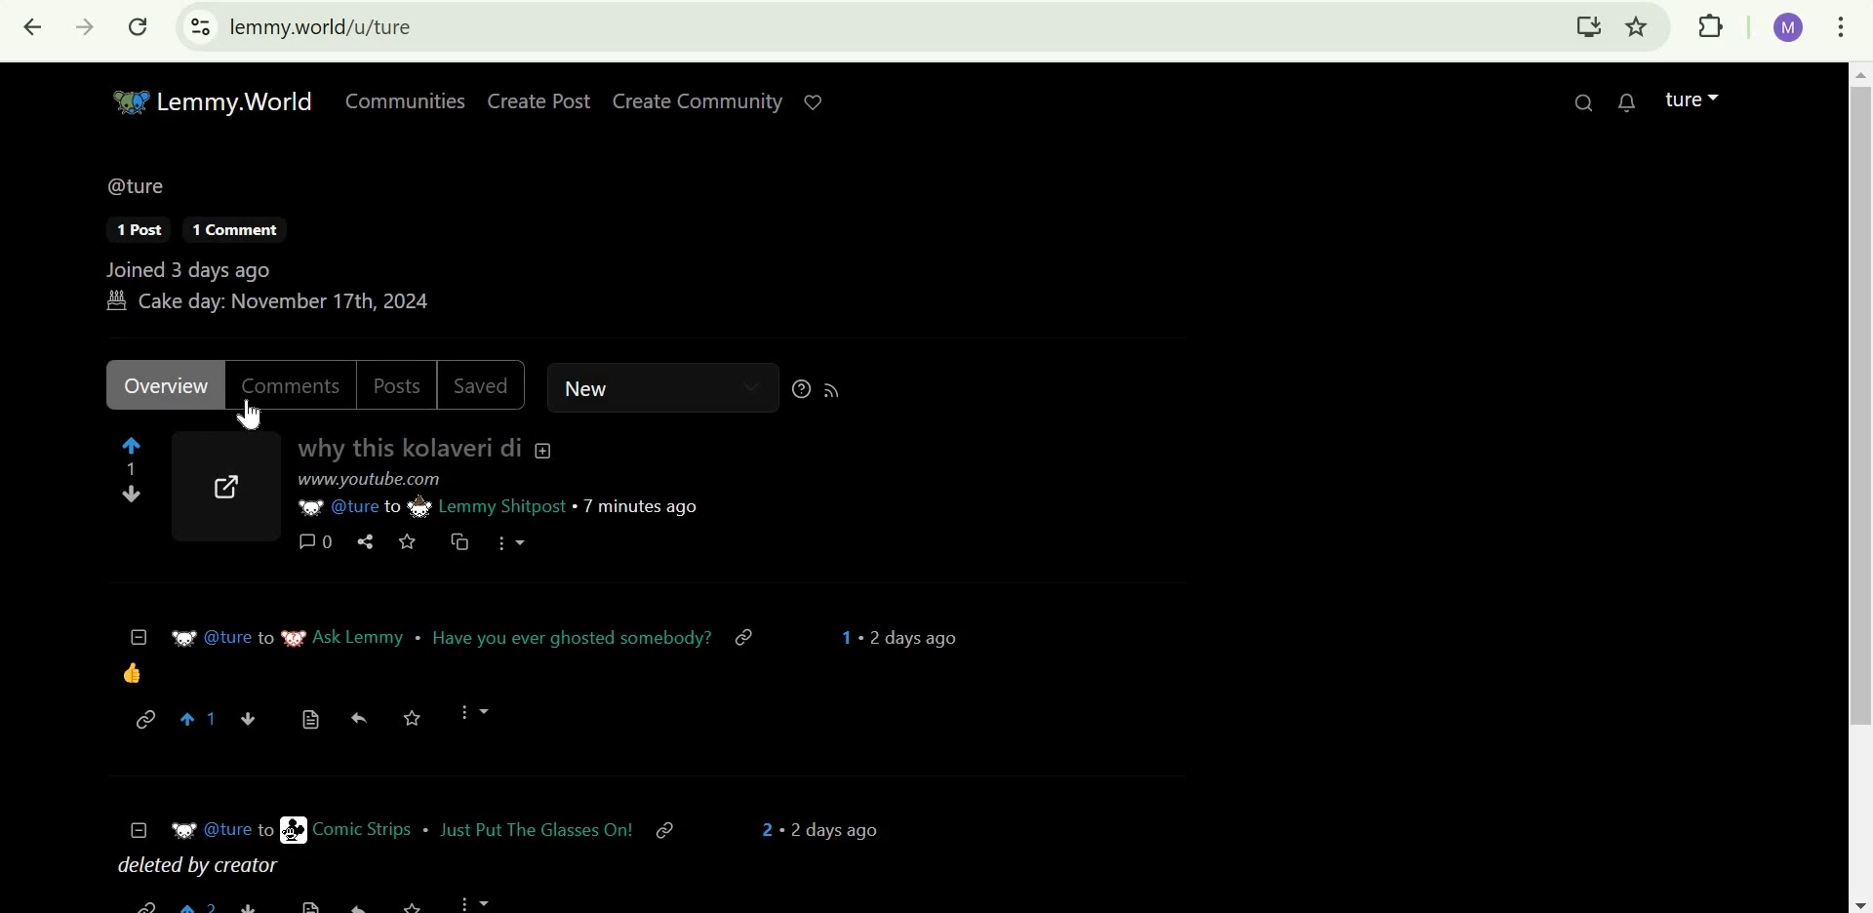  What do you see at coordinates (400, 99) in the screenshot?
I see `Communities` at bounding box center [400, 99].